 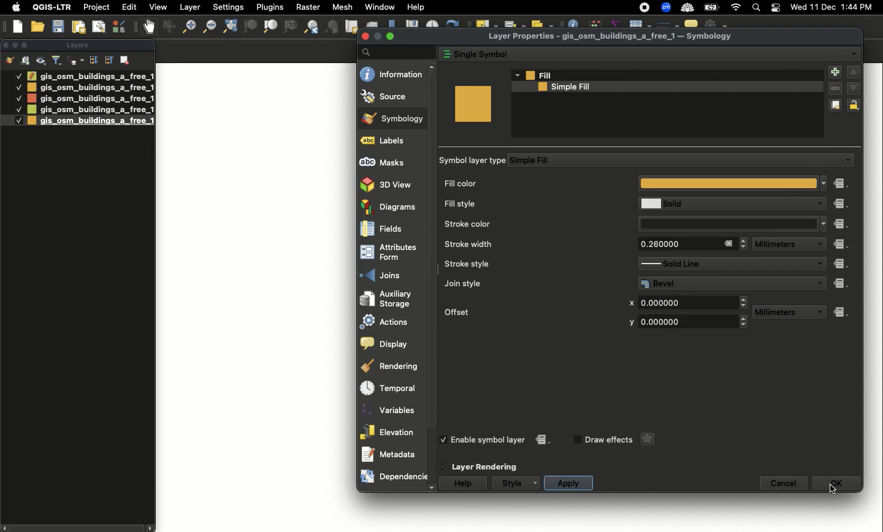 What do you see at coordinates (819, 245) in the screenshot?
I see `Drop down` at bounding box center [819, 245].